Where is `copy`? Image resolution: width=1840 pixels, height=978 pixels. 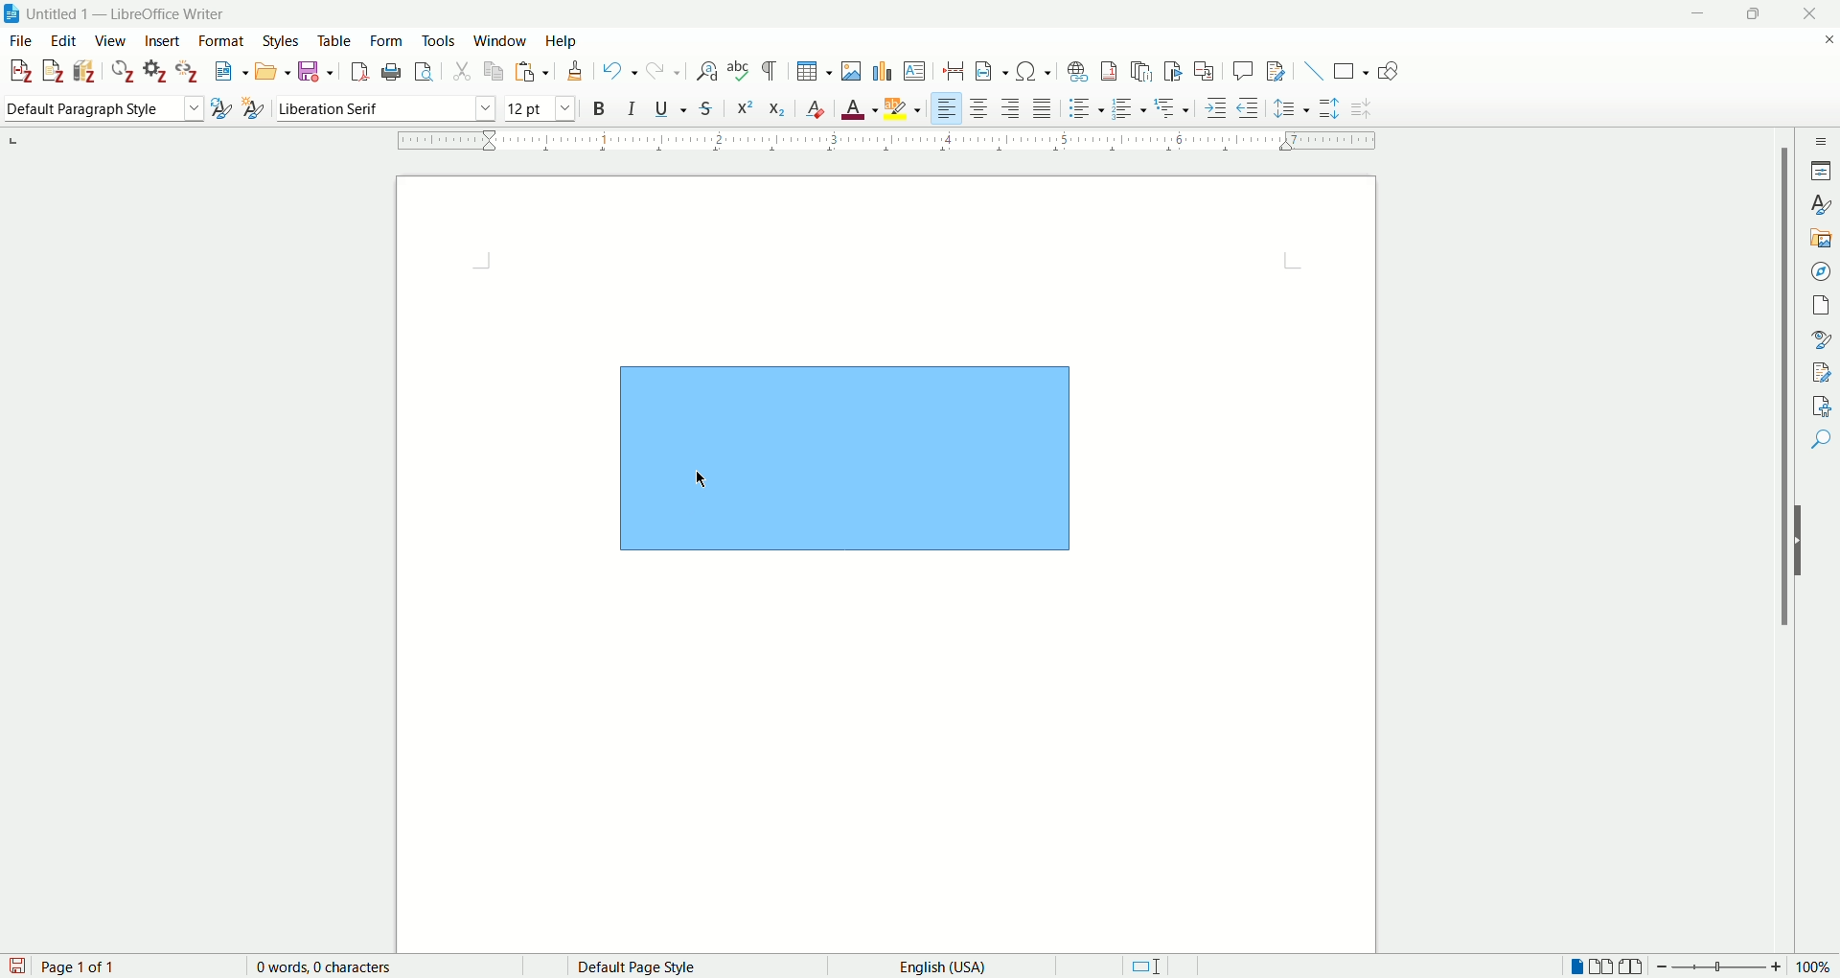
copy is located at coordinates (494, 71).